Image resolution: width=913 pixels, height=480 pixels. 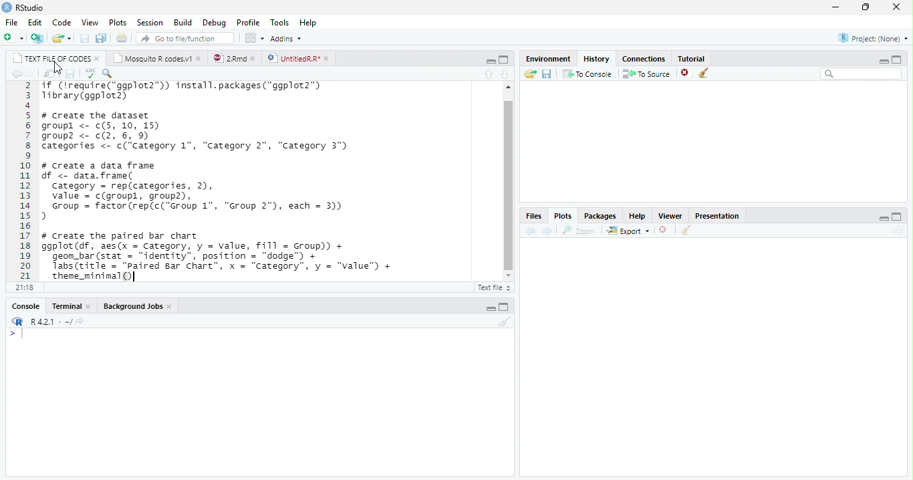 I want to click on find and replace , so click(x=108, y=74).